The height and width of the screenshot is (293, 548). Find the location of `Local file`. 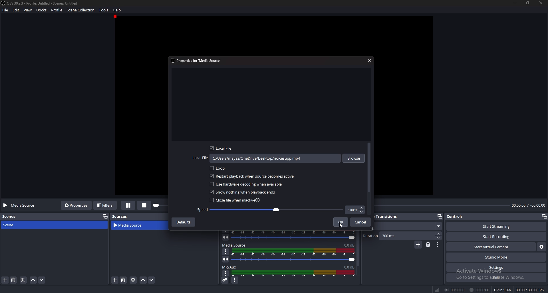

Local file is located at coordinates (266, 158).